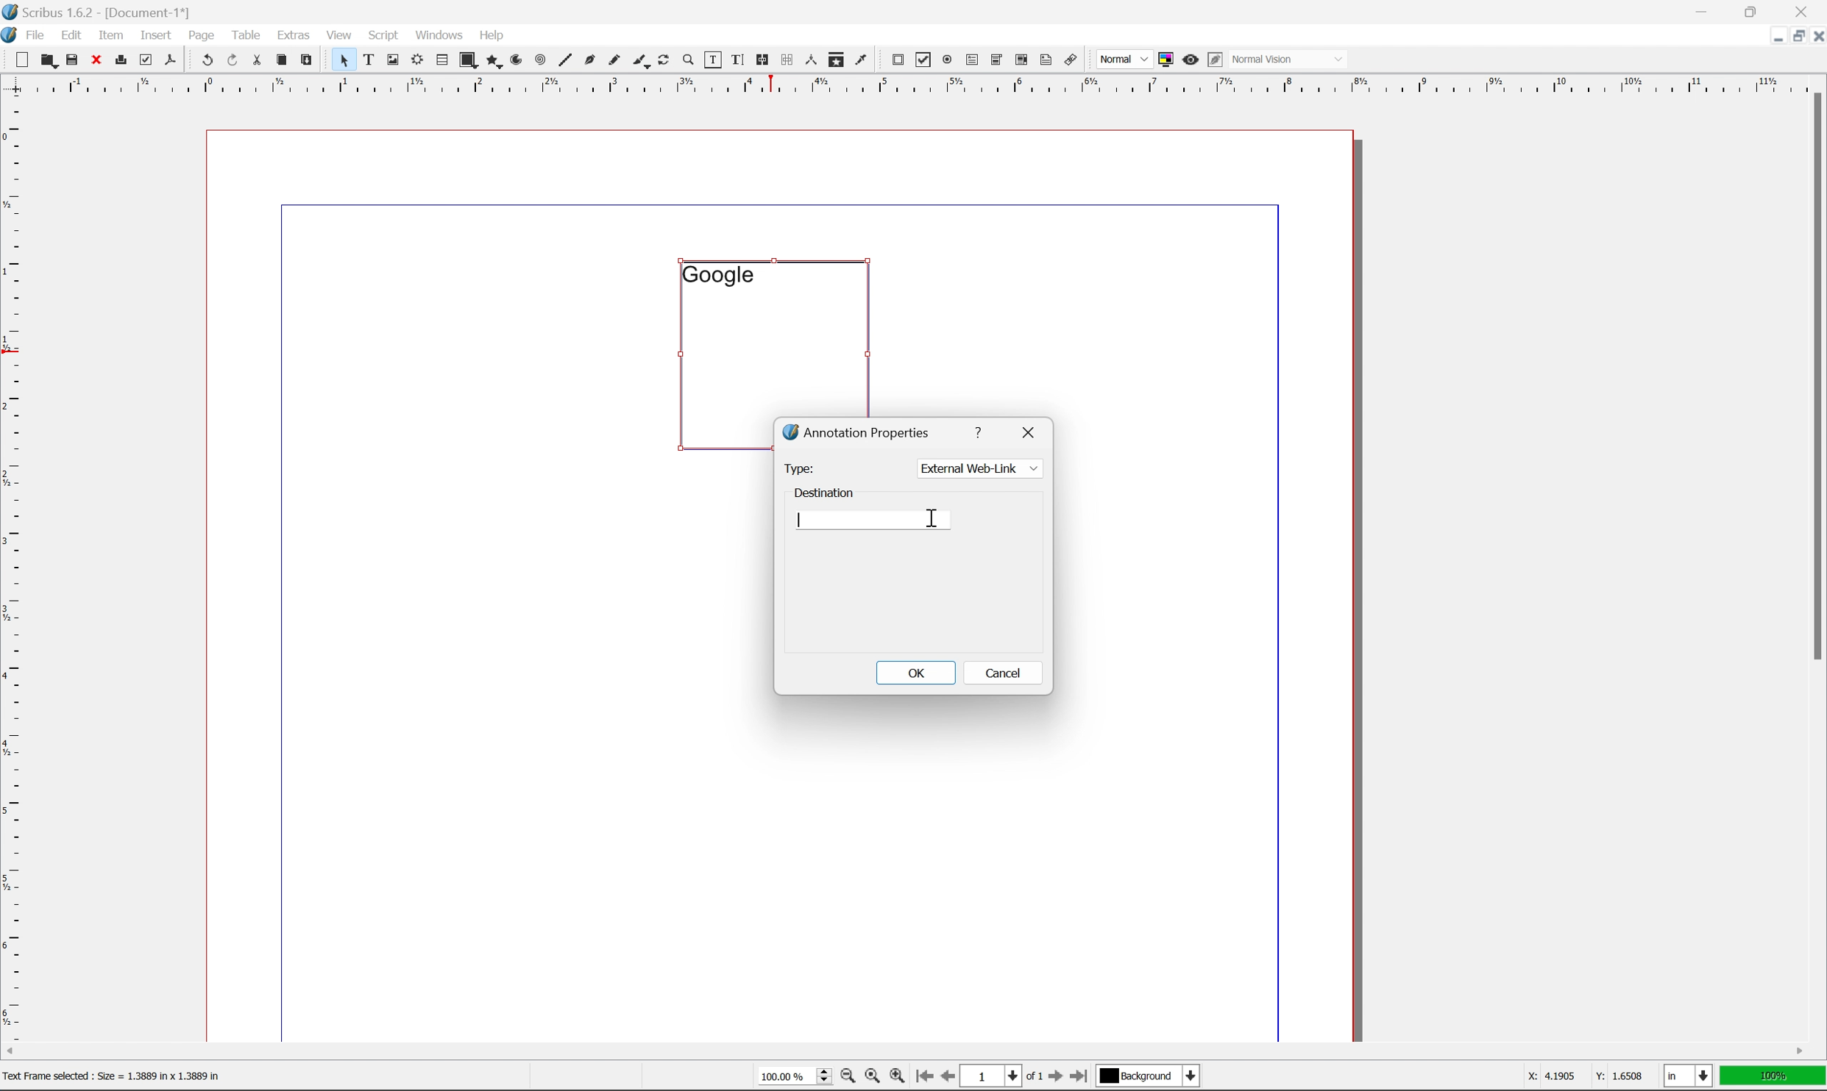  I want to click on link text frames, so click(760, 60).